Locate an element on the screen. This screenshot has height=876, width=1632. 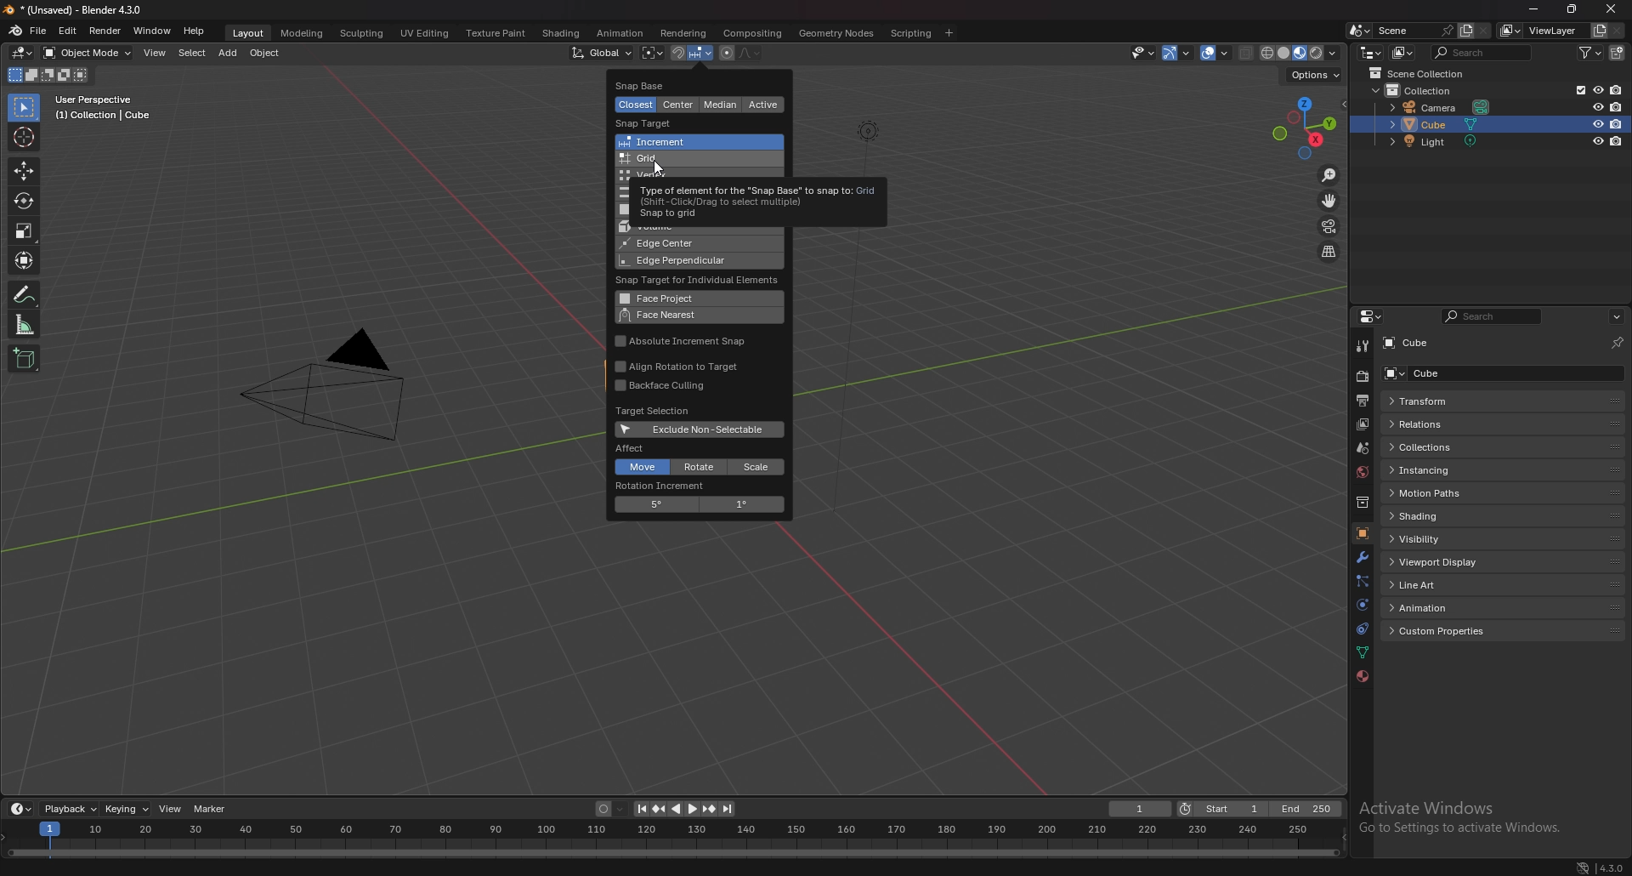
edit is located at coordinates (67, 31).